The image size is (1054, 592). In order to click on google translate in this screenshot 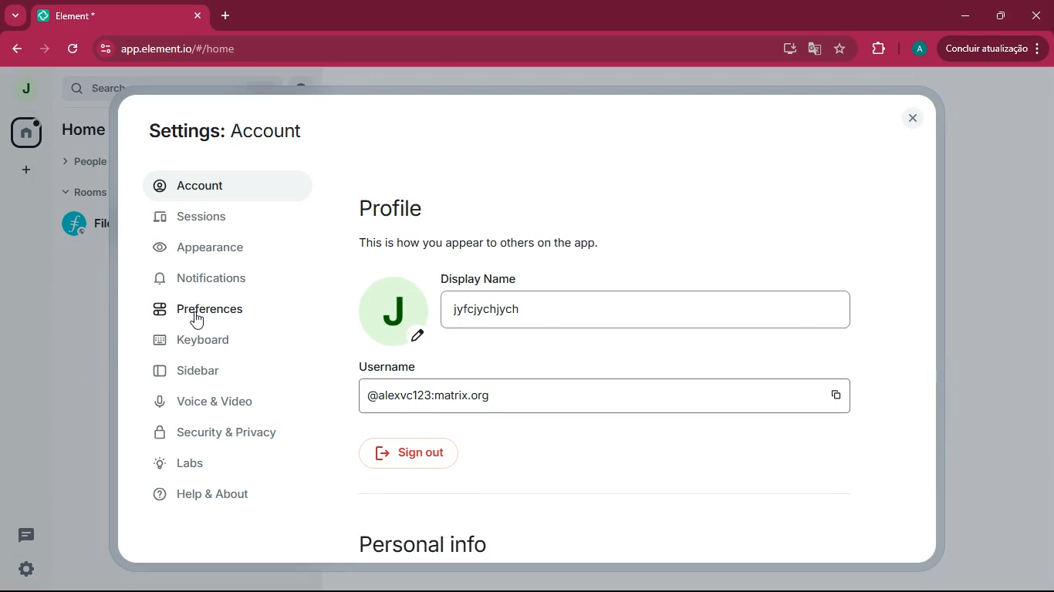, I will do `click(812, 50)`.